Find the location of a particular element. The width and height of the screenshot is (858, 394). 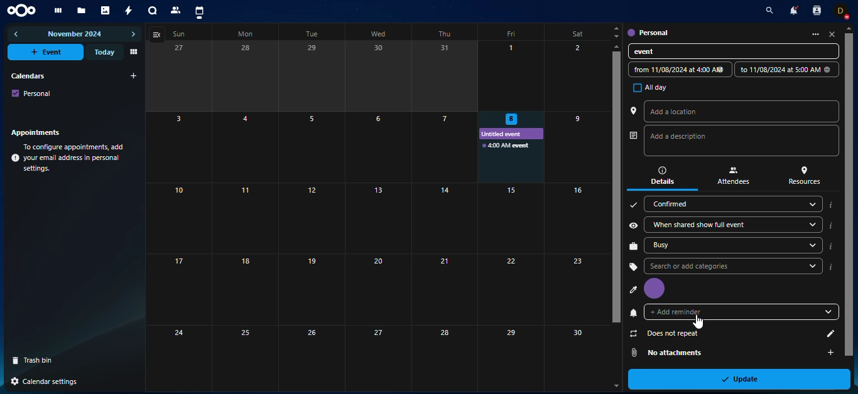

27 is located at coordinates (378, 358).